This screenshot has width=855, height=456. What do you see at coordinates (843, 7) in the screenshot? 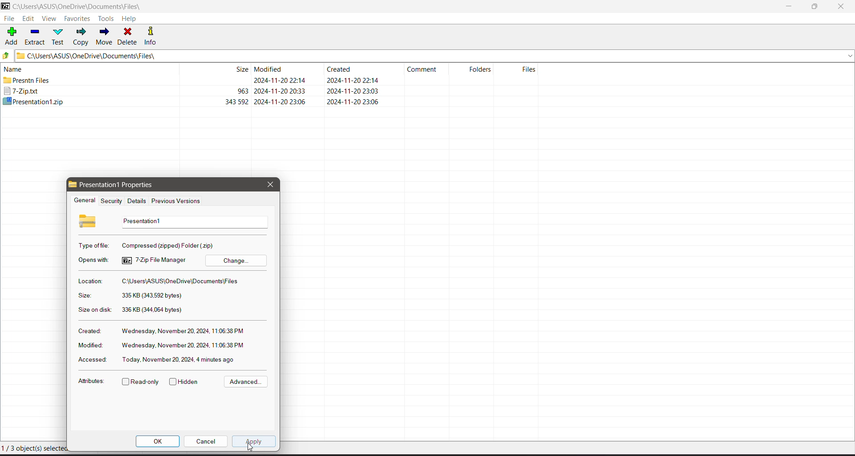
I see `Close` at bounding box center [843, 7].